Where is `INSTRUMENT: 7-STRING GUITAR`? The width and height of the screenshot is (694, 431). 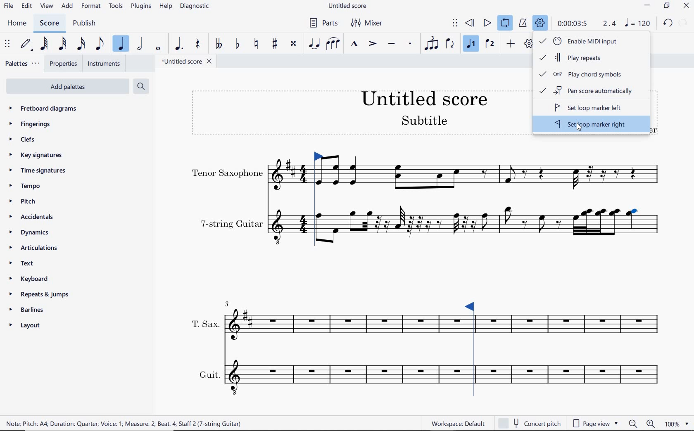 INSTRUMENT: 7-STRING GUITAR is located at coordinates (246, 224).